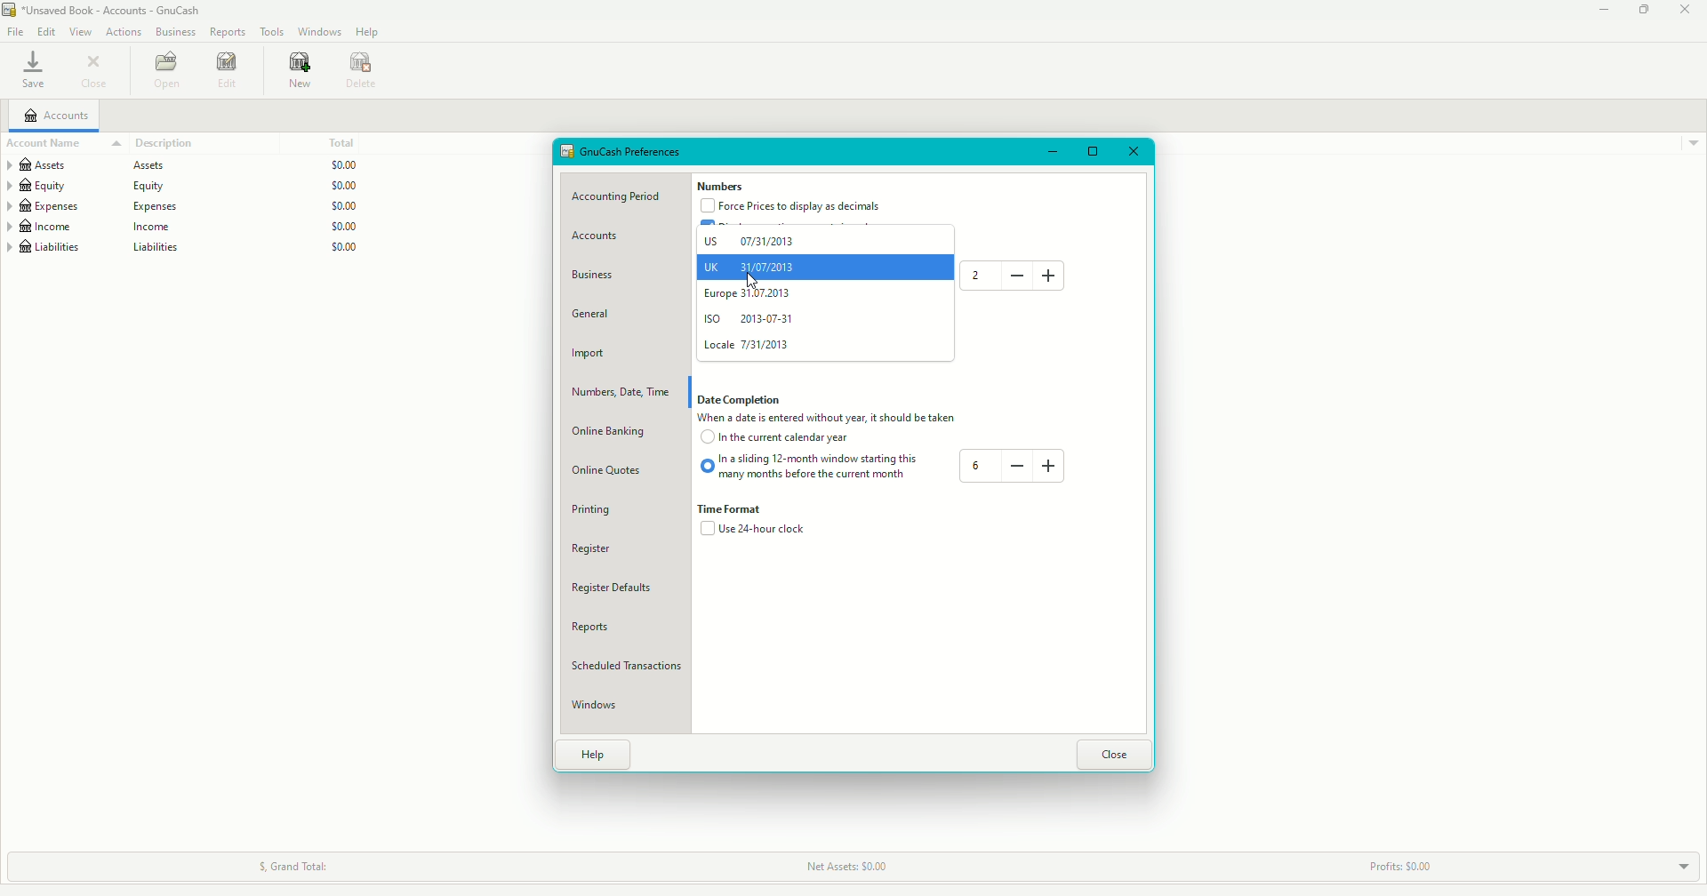 The height and width of the screenshot is (896, 1707). What do you see at coordinates (58, 116) in the screenshot?
I see `Accounts` at bounding box center [58, 116].